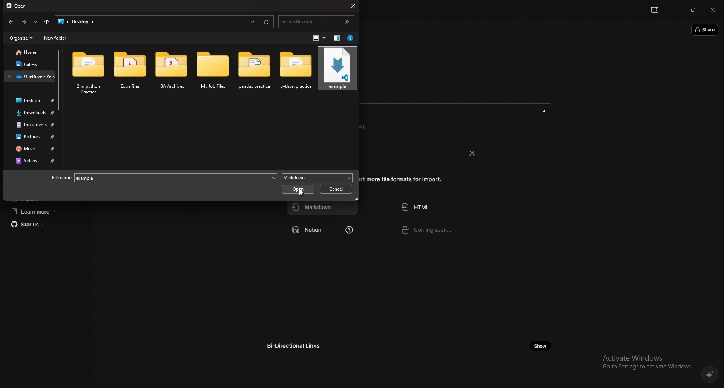  Describe the element at coordinates (215, 74) in the screenshot. I see `folder` at that location.